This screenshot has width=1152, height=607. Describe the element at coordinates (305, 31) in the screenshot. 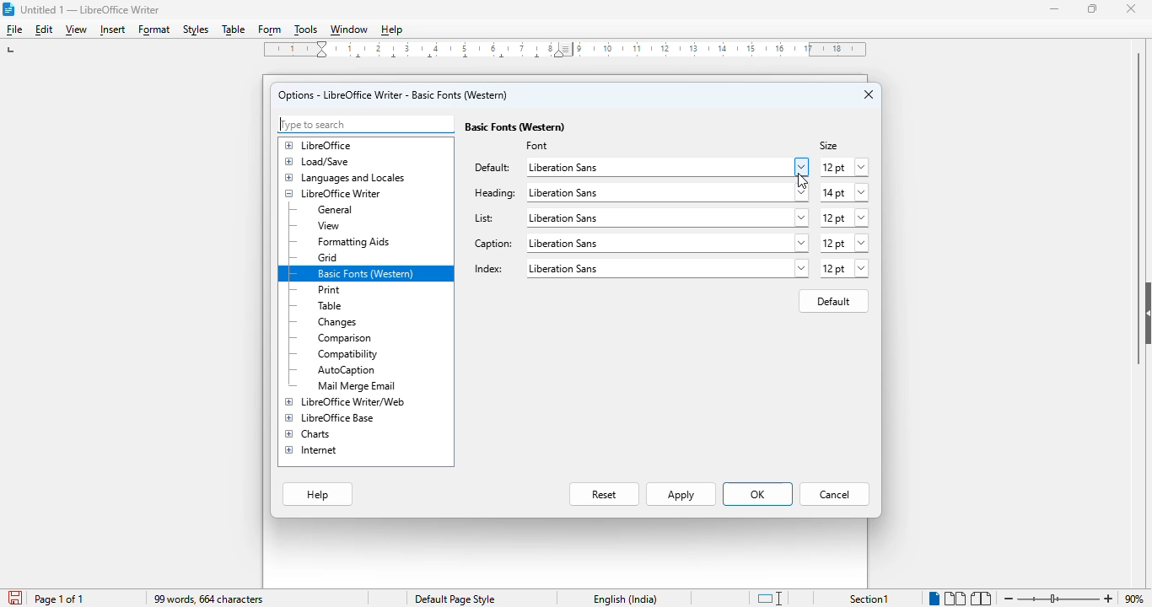

I see `tools` at that location.